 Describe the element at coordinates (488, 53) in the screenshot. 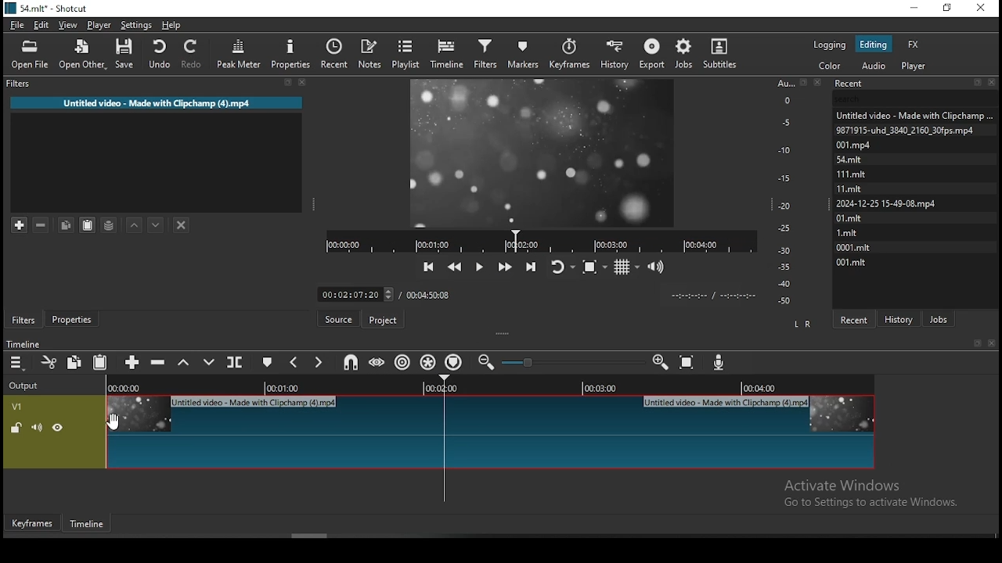

I see `filters` at that location.